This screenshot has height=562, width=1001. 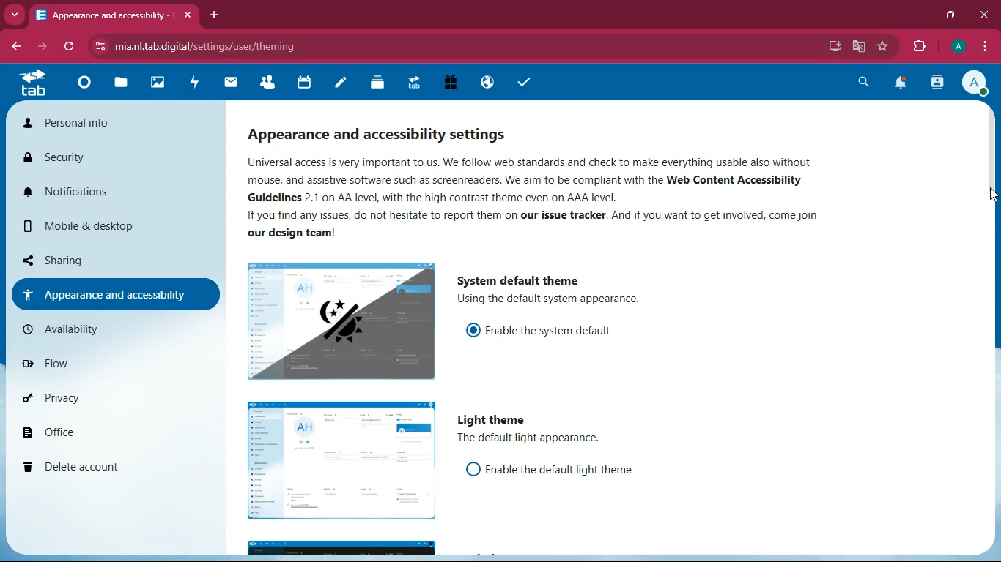 What do you see at coordinates (269, 83) in the screenshot?
I see `friends` at bounding box center [269, 83].